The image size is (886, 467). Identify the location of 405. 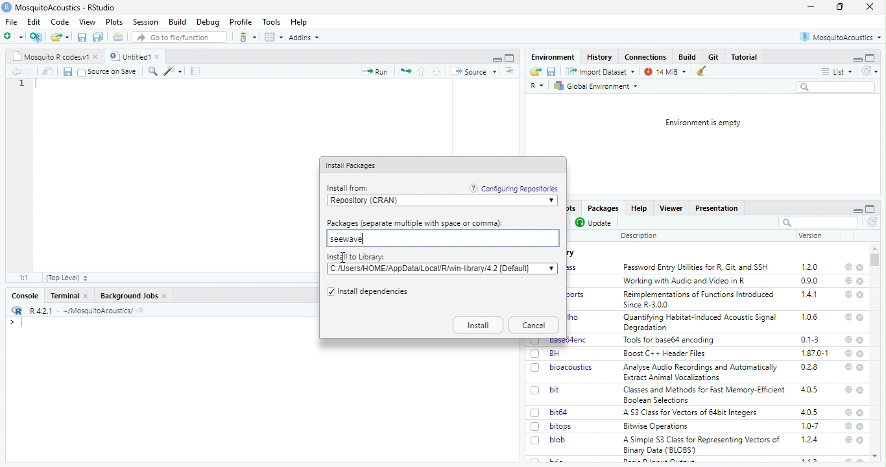
(810, 413).